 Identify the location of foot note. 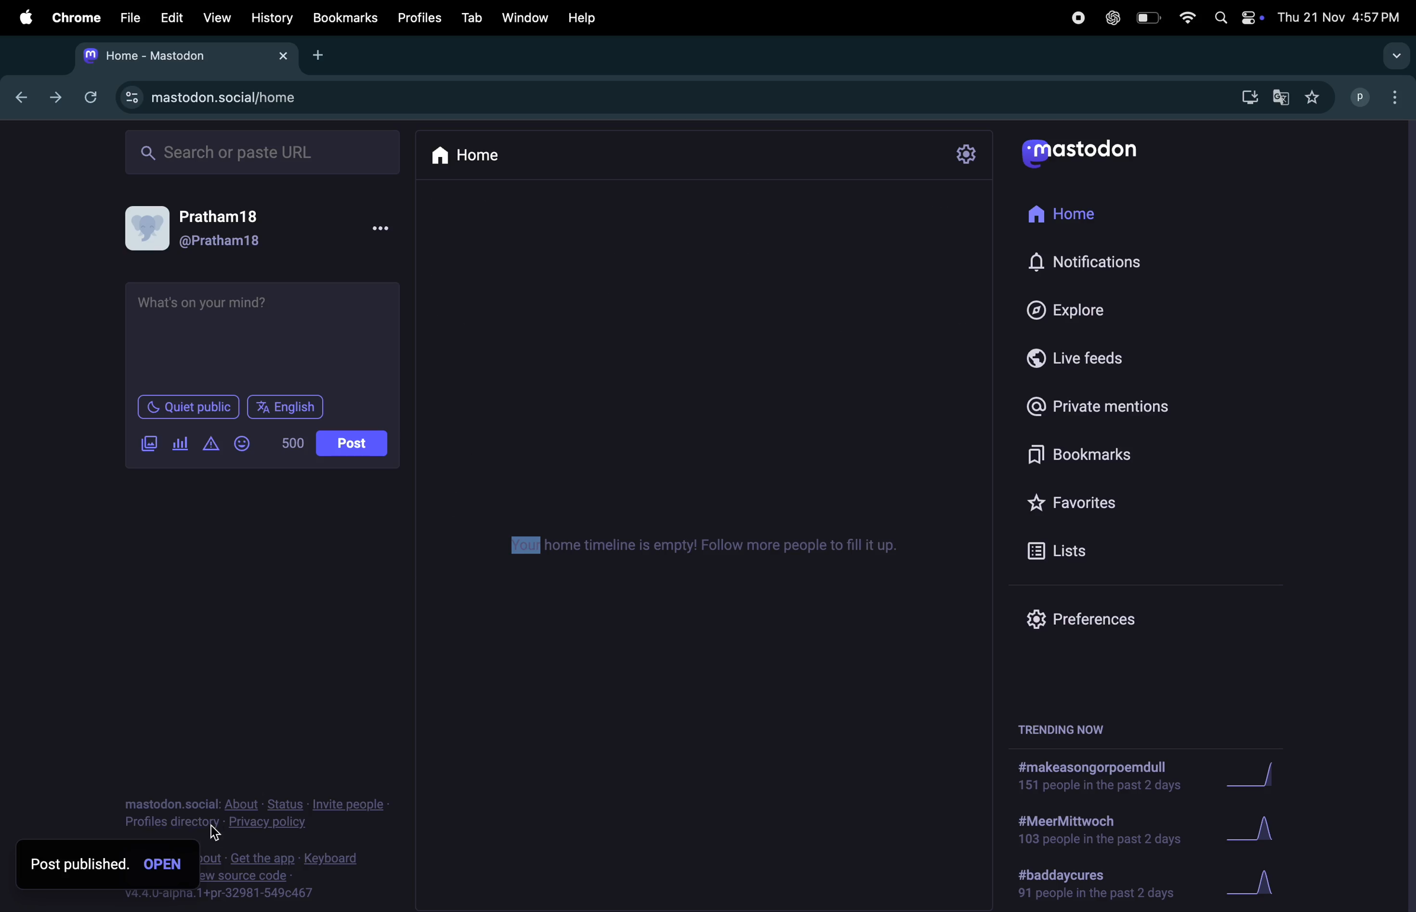
(289, 876).